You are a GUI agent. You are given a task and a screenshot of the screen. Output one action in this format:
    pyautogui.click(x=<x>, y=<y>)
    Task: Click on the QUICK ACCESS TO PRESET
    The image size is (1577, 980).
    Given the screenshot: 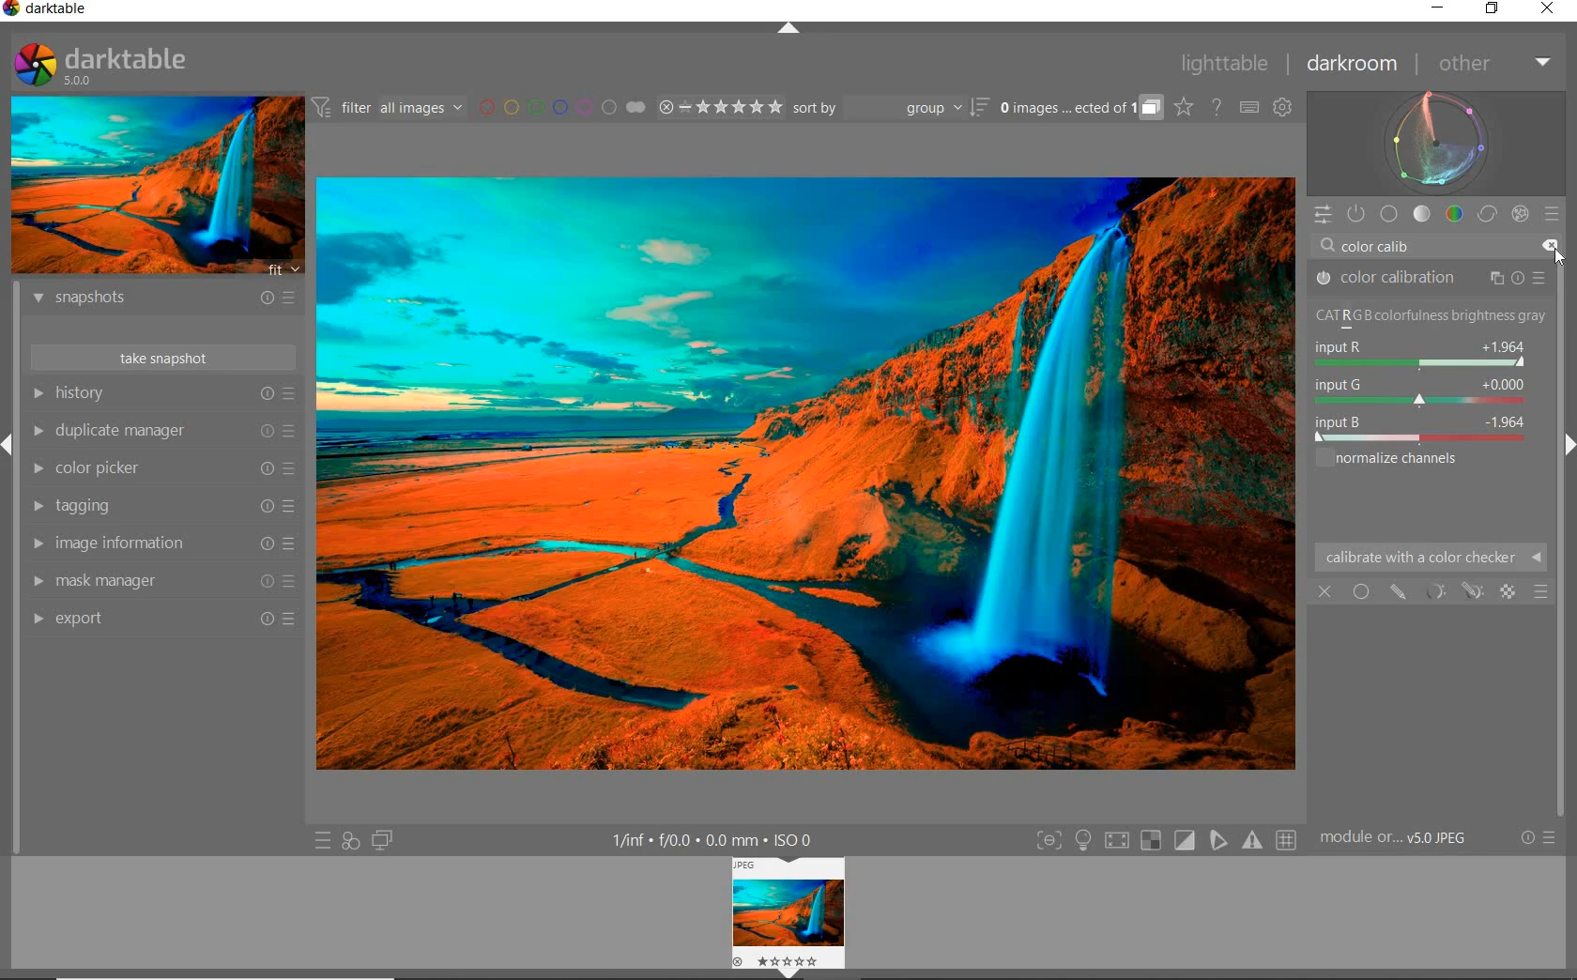 What is the action you would take?
    pyautogui.click(x=322, y=839)
    